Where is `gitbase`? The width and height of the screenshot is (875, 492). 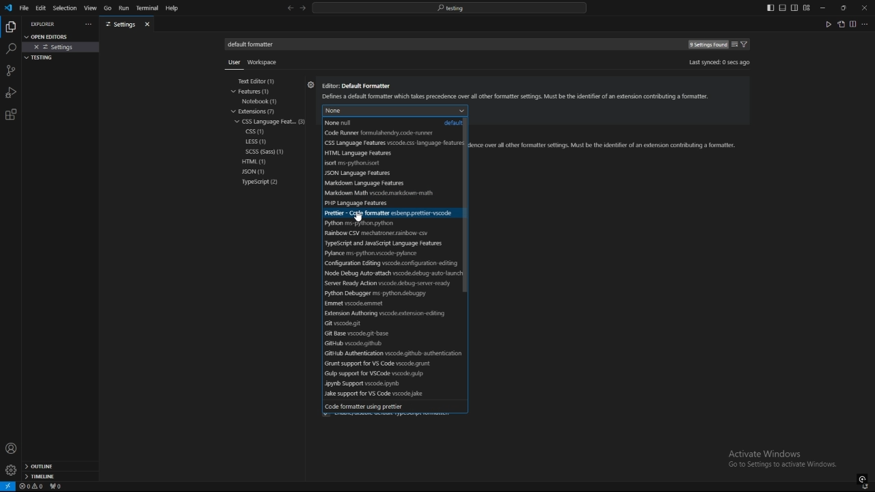 gitbase is located at coordinates (378, 333).